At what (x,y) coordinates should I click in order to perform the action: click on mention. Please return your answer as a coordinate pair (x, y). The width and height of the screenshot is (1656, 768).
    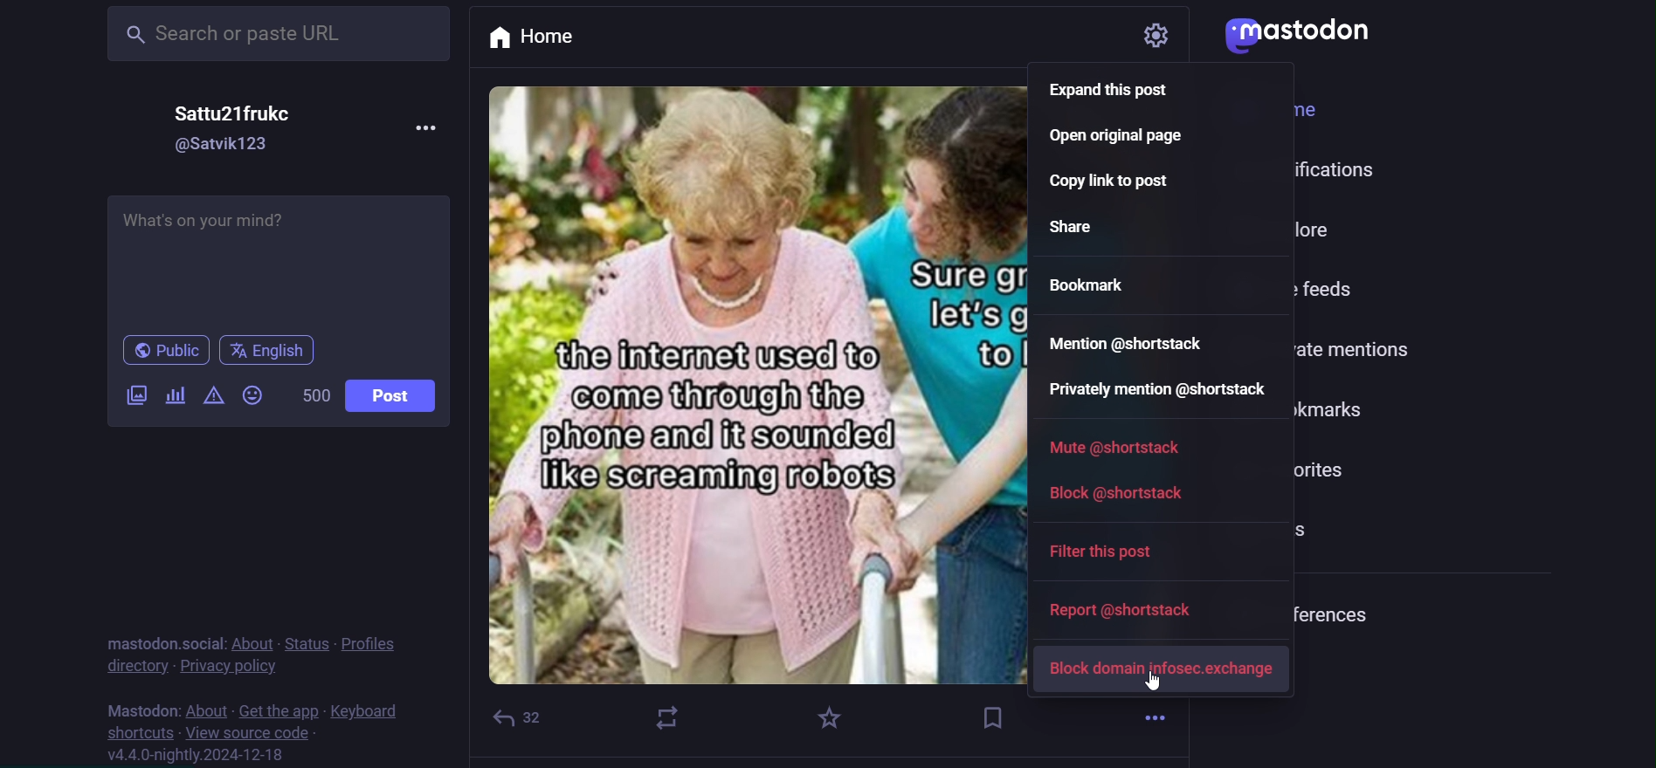
    Looking at the image, I should click on (1128, 340).